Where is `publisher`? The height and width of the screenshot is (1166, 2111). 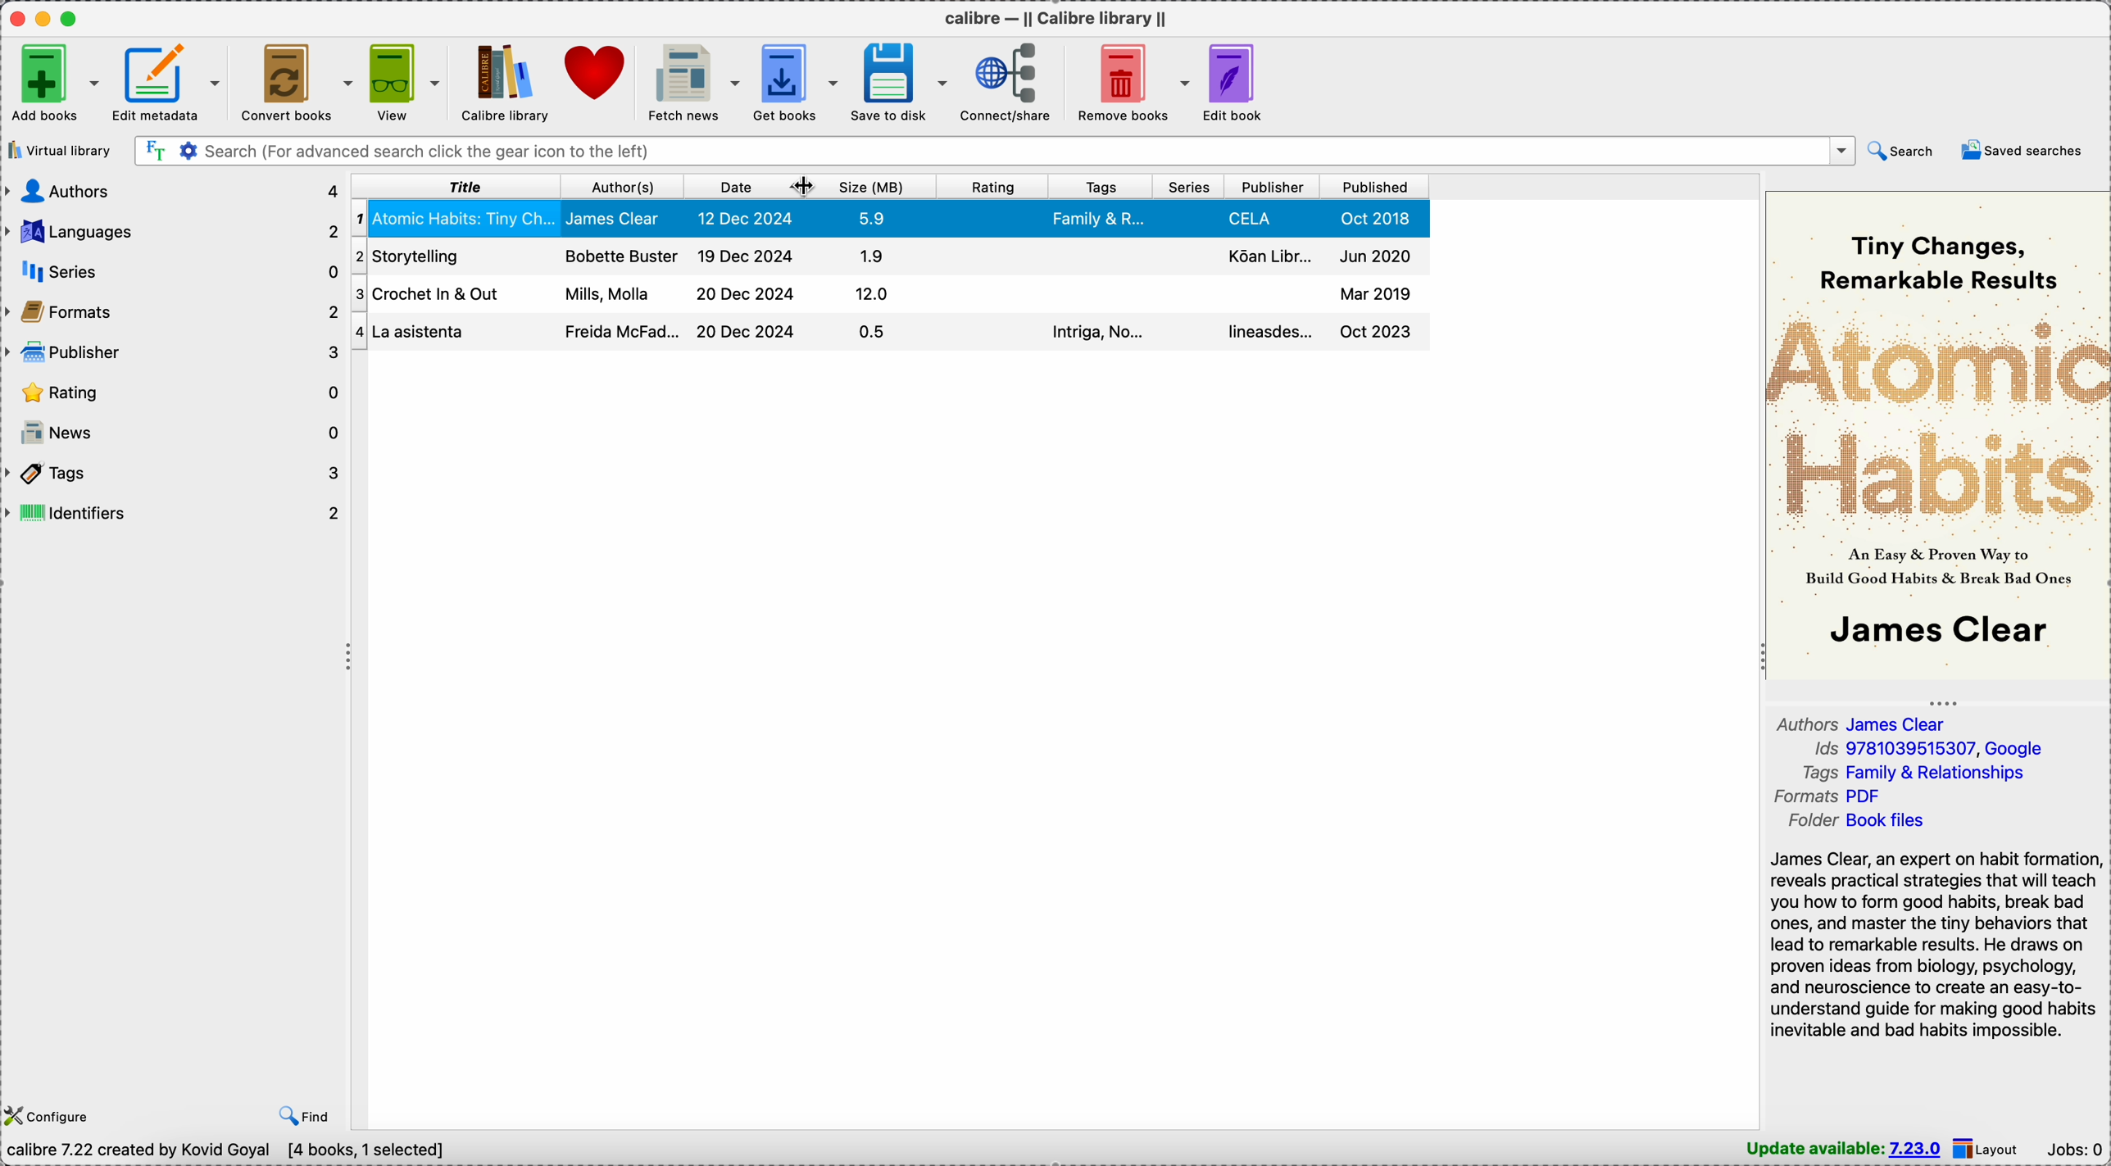
publisher is located at coordinates (175, 353).